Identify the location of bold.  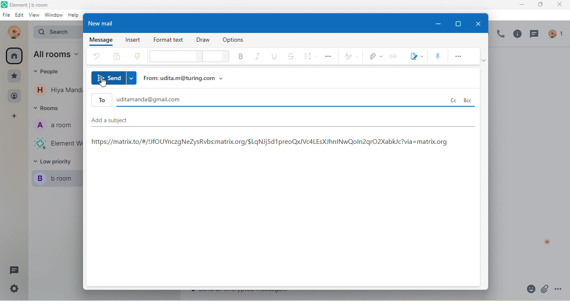
(239, 58).